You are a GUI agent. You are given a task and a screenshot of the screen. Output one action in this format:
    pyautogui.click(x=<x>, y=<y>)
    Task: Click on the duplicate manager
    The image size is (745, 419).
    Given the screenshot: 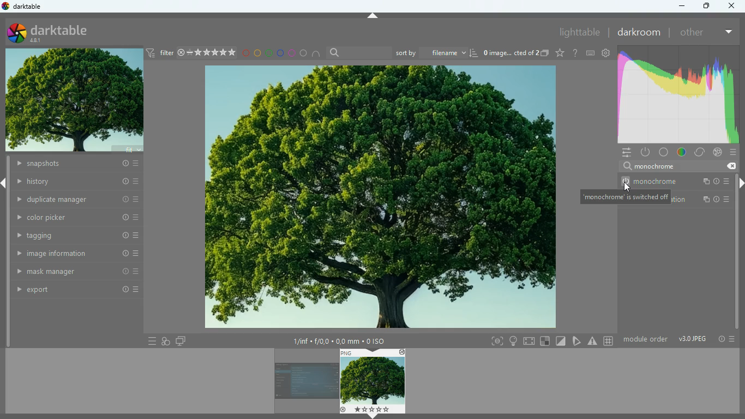 What is the action you would take?
    pyautogui.click(x=77, y=199)
    